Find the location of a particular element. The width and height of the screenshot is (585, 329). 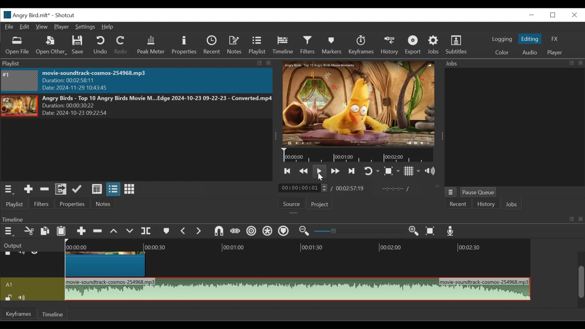

Snap is located at coordinates (218, 232).